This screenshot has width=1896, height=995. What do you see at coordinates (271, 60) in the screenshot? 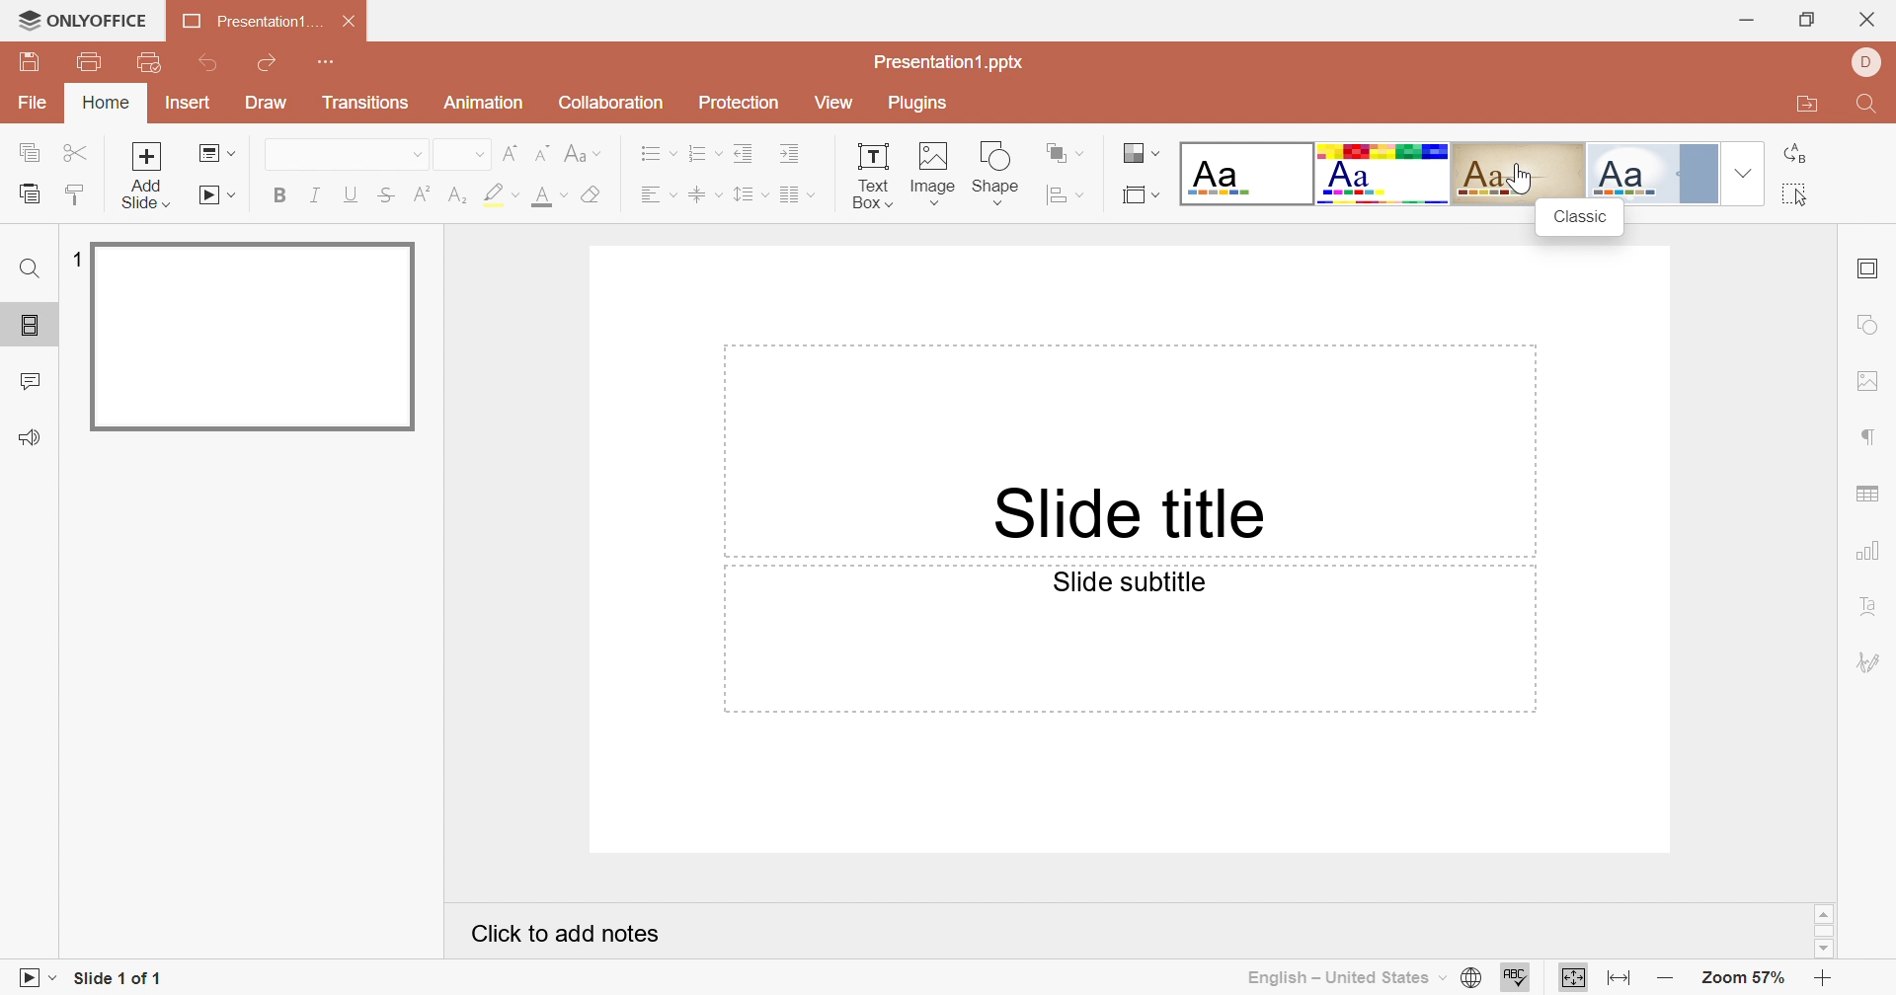
I see `Redo` at bounding box center [271, 60].